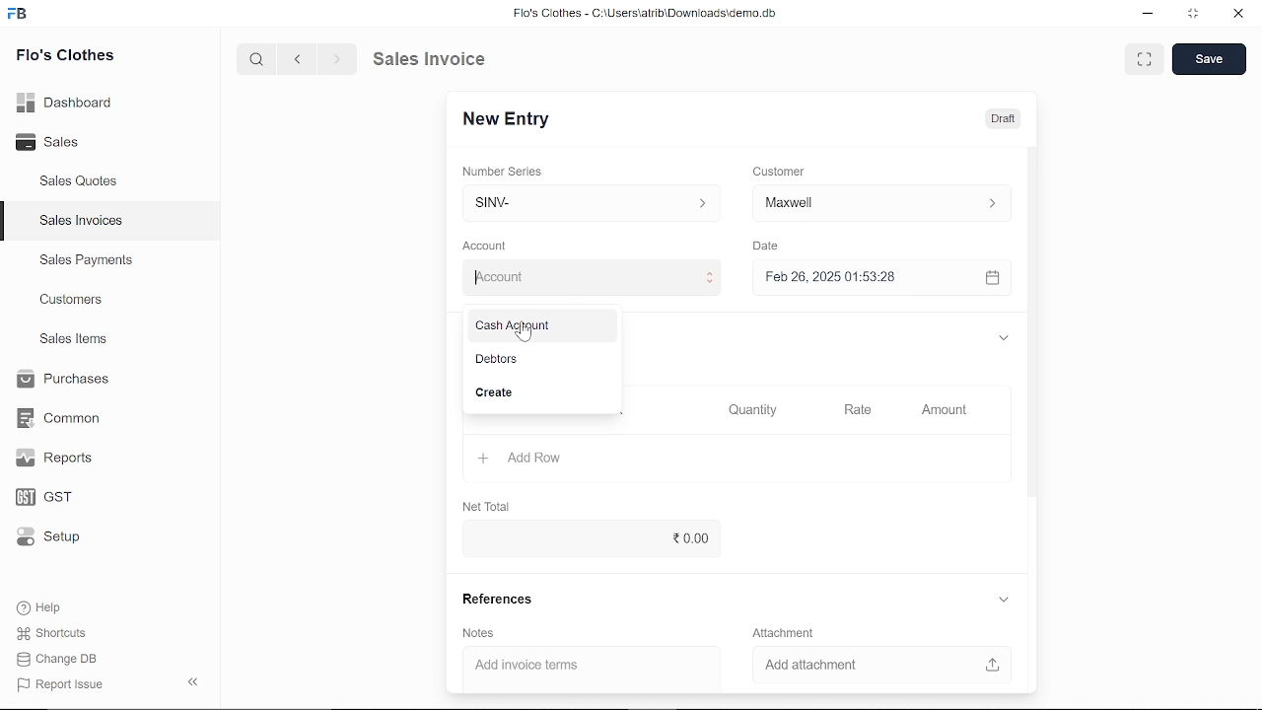  Describe the element at coordinates (505, 171) in the screenshot. I see `Number Series` at that location.